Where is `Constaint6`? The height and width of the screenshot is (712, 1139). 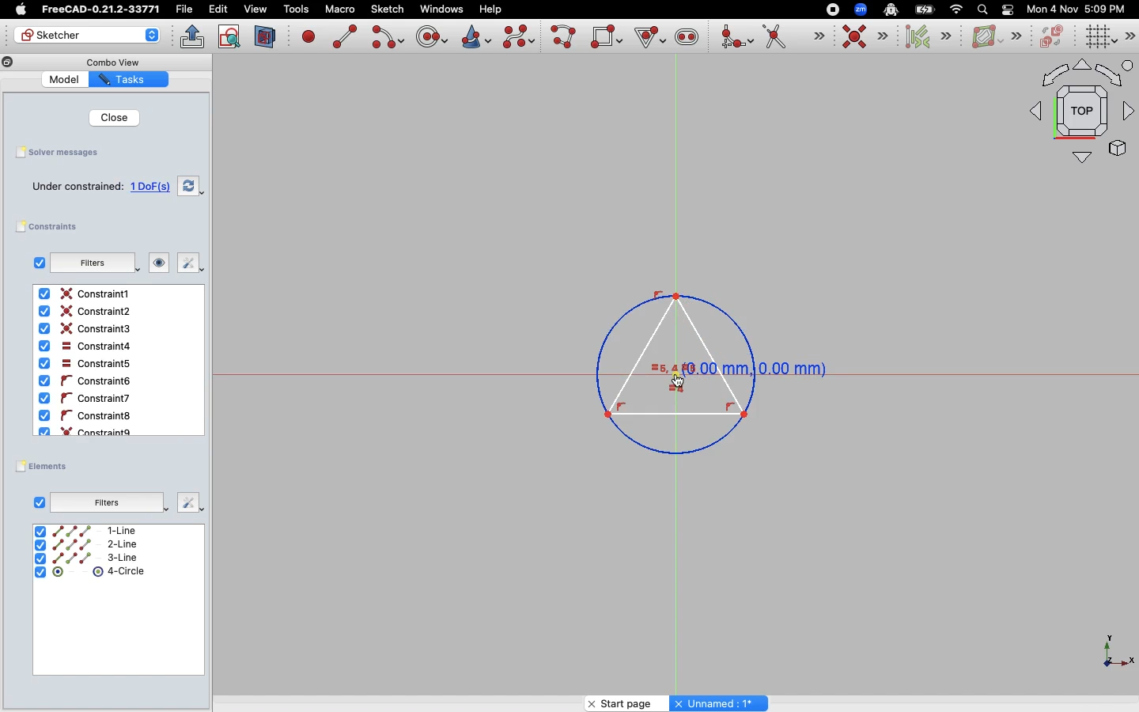 Constaint6 is located at coordinates (88, 381).